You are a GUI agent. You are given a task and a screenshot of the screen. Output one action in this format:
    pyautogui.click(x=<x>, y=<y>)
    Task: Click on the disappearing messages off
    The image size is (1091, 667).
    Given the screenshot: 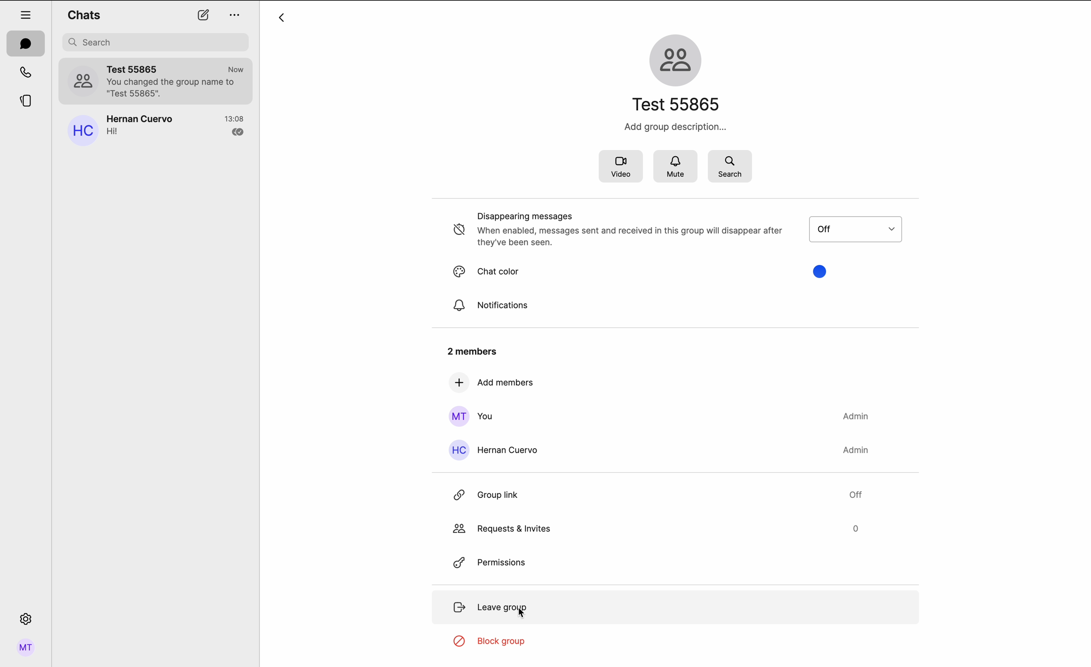 What is the action you would take?
    pyautogui.click(x=619, y=230)
    